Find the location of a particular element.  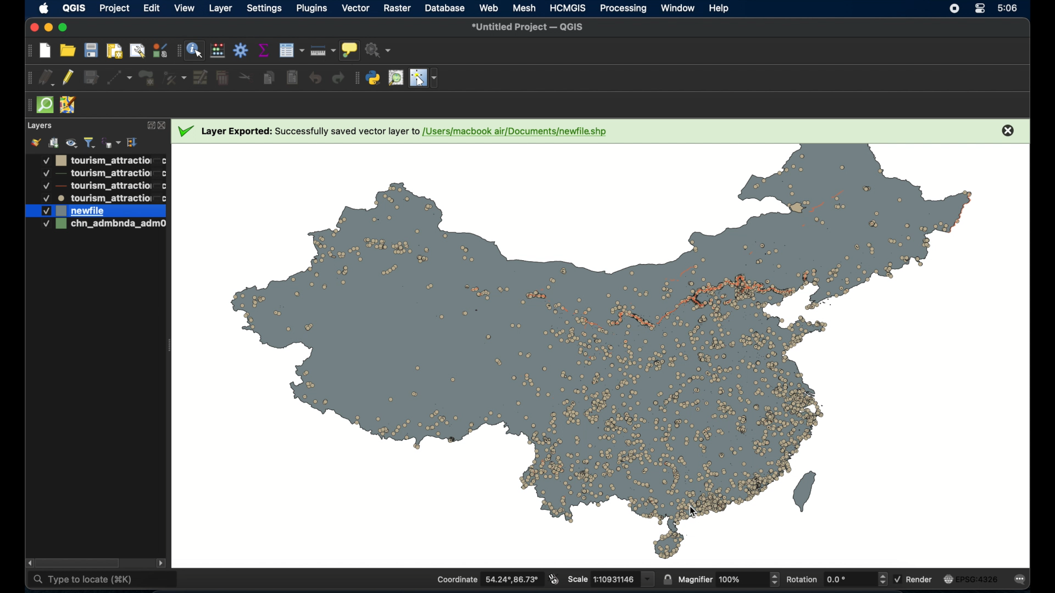

layer1 is located at coordinates (96, 160).